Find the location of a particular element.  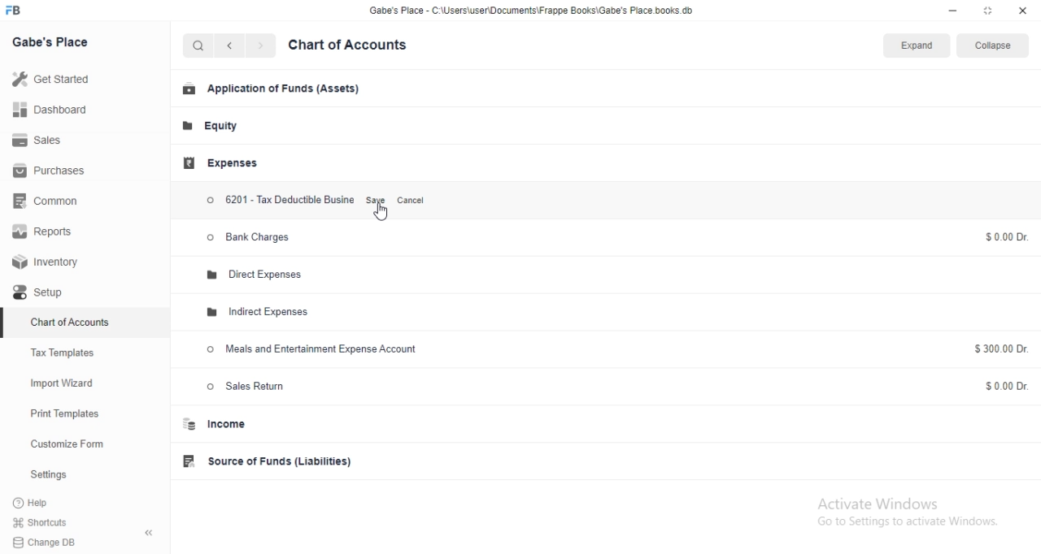

Setup is located at coordinates (55, 292).